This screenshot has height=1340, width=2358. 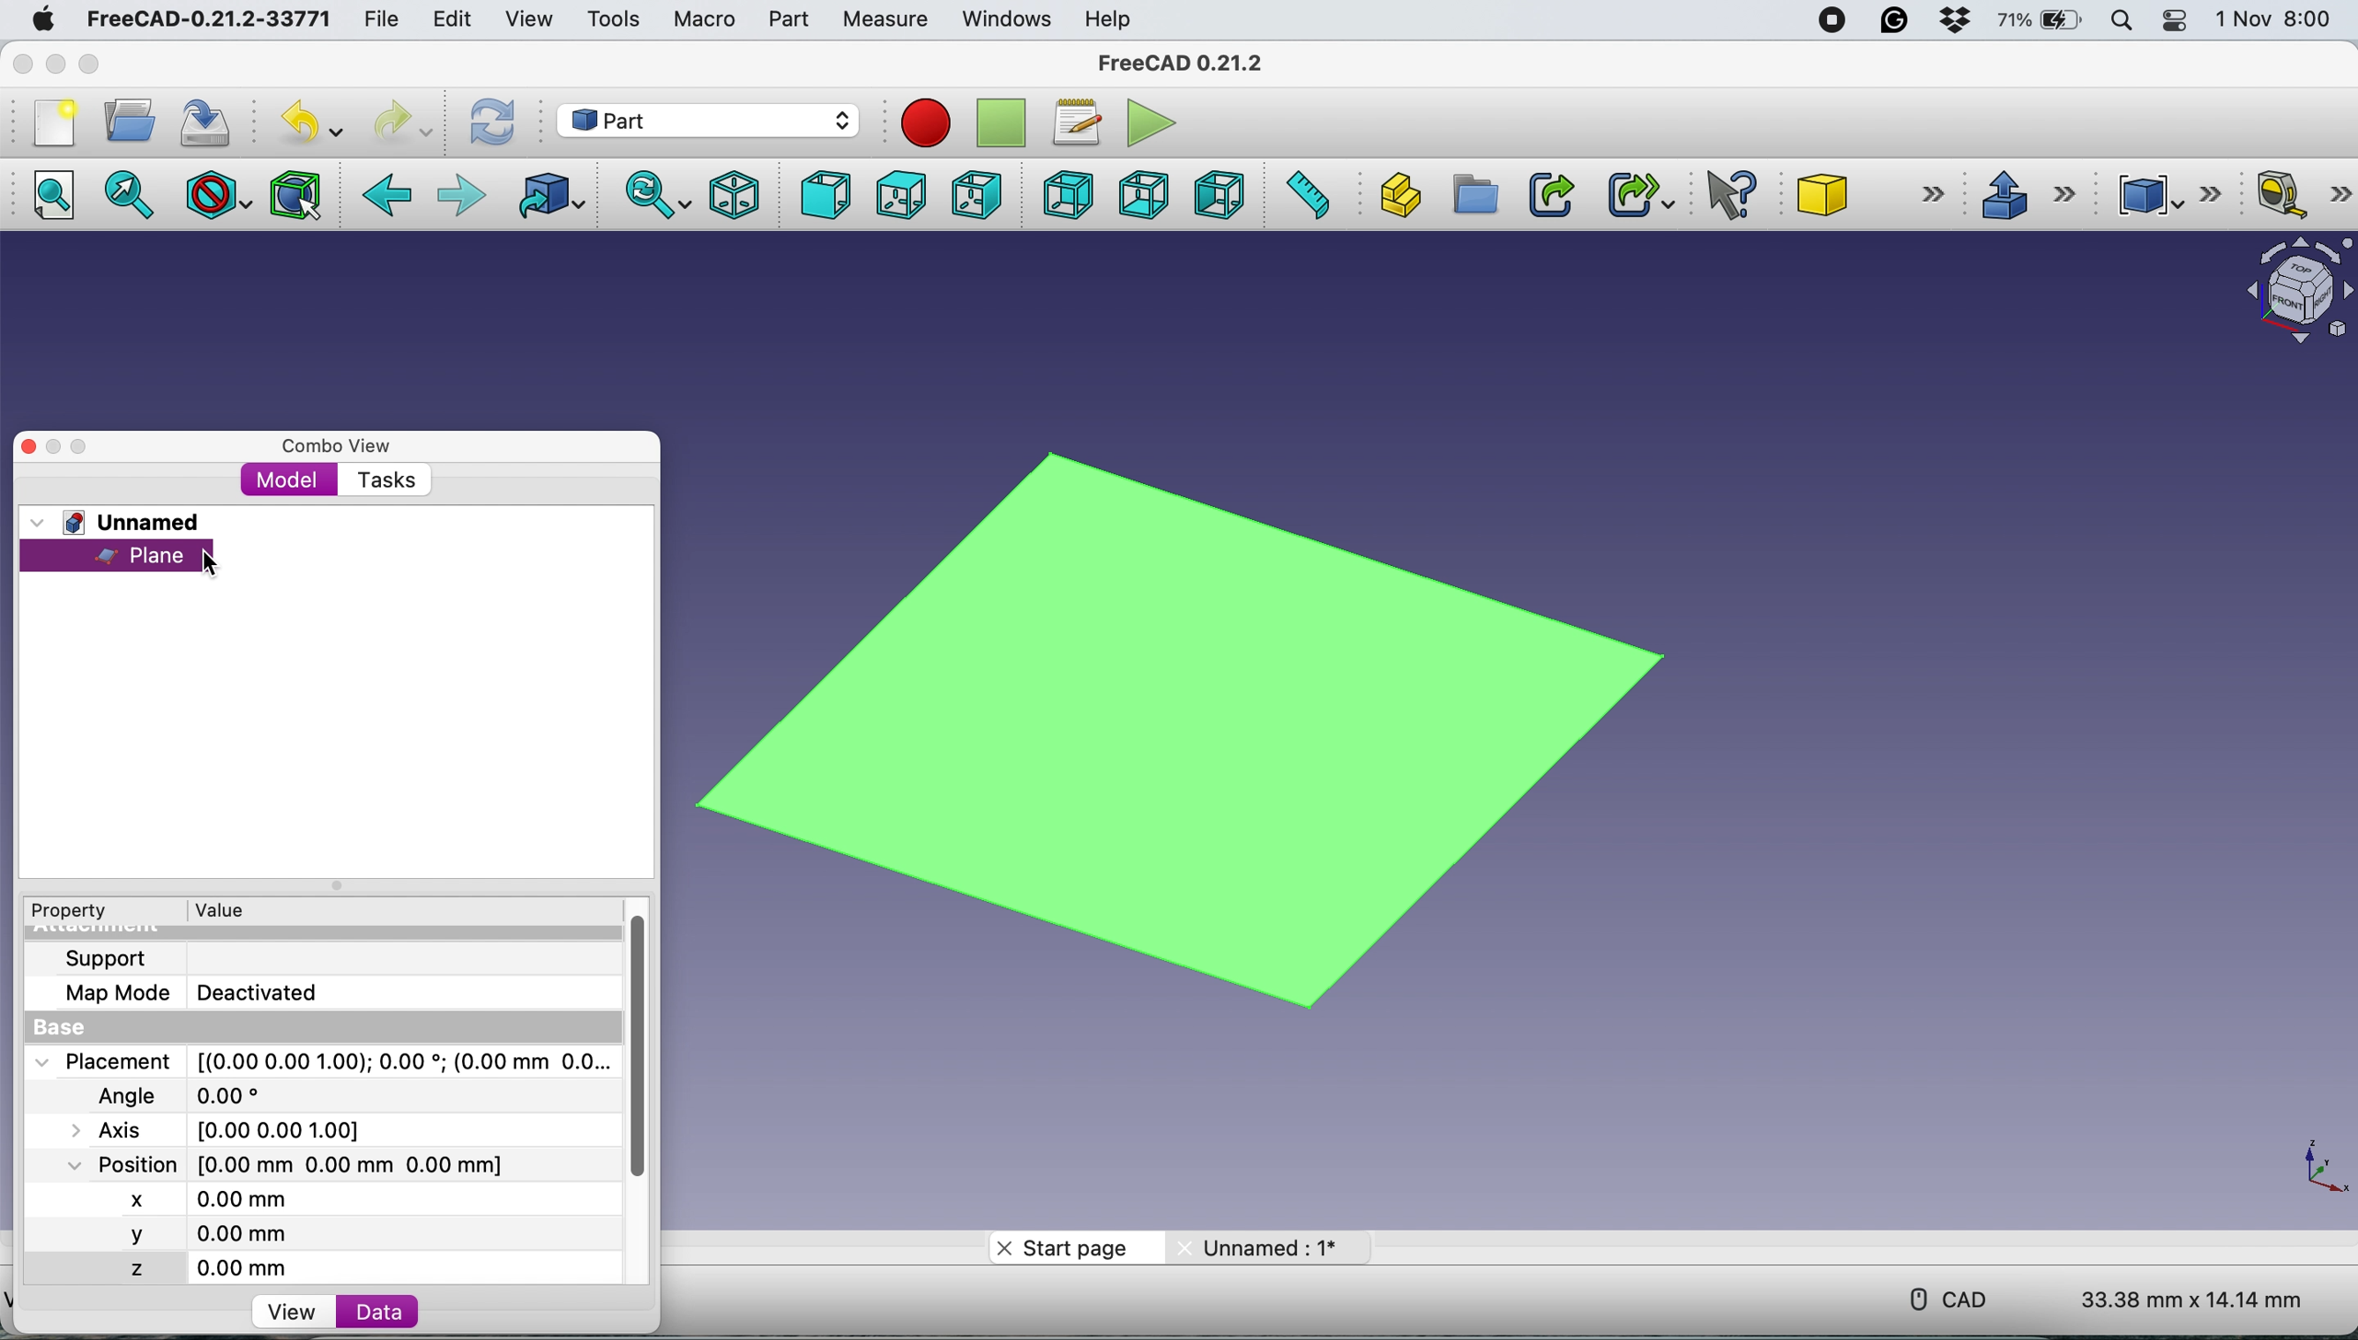 What do you see at coordinates (114, 559) in the screenshot?
I see `plane selected` at bounding box center [114, 559].